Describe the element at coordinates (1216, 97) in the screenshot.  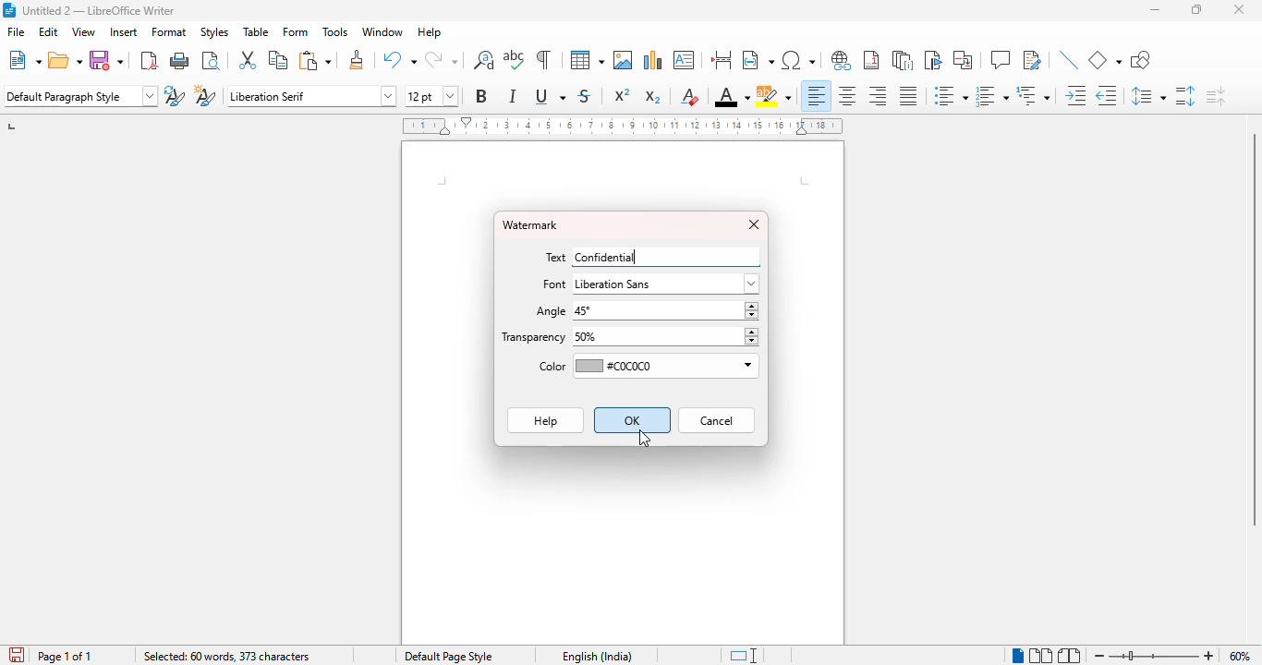
I see `decrease paragraph spacing` at that location.